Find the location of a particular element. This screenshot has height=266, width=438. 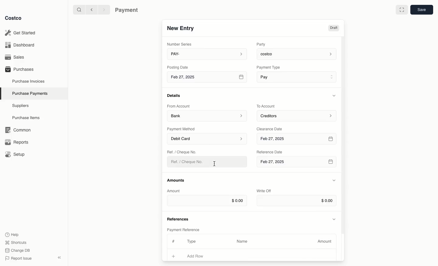

Change DB is located at coordinates (19, 251).